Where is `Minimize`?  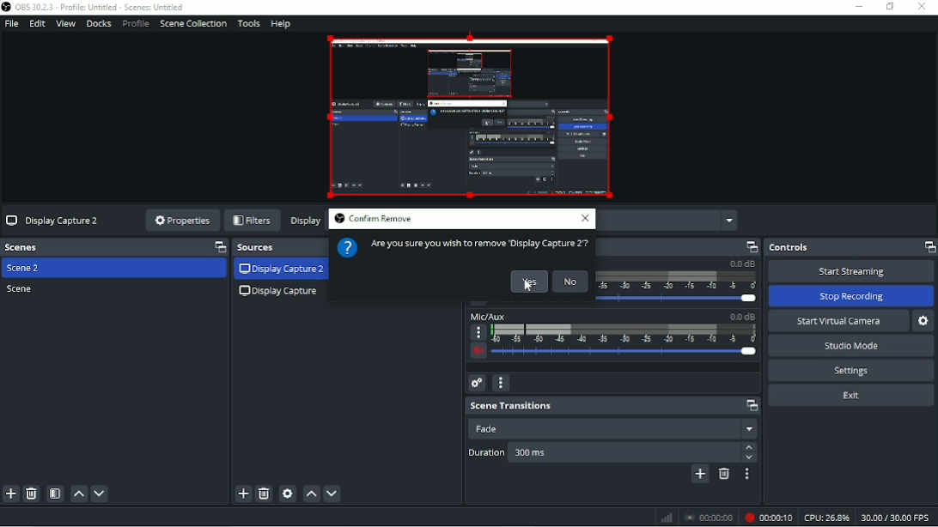
Minimize is located at coordinates (858, 7).